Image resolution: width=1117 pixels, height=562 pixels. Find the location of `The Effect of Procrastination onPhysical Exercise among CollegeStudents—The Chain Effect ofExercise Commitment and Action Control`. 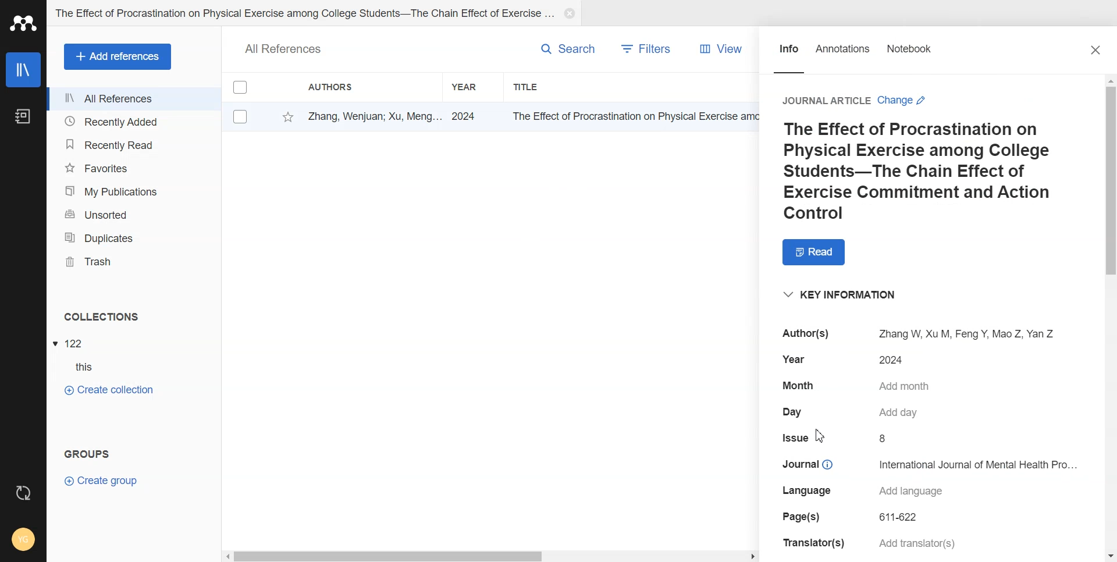

The Effect of Procrastination onPhysical Exercise among CollegeStudents—The Chain Effect ofExercise Commitment and Action Control is located at coordinates (920, 172).